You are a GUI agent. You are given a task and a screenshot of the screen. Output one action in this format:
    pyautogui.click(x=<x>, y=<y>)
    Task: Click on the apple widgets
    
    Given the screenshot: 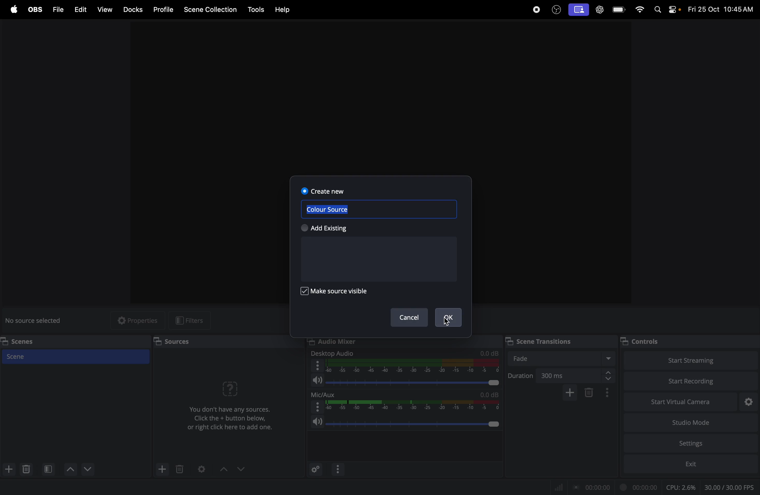 What is the action you would take?
    pyautogui.click(x=675, y=10)
    